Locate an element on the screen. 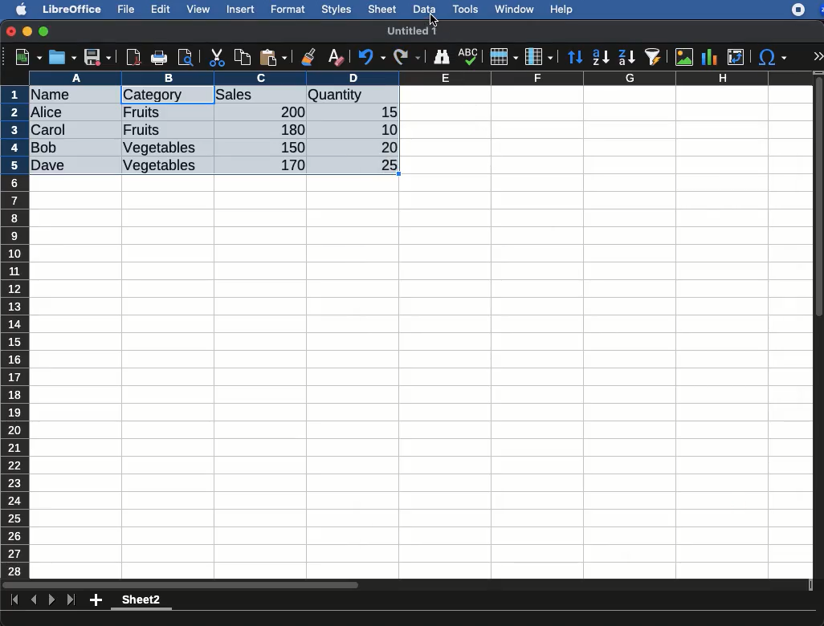 The height and width of the screenshot is (626, 824). image is located at coordinates (686, 57).